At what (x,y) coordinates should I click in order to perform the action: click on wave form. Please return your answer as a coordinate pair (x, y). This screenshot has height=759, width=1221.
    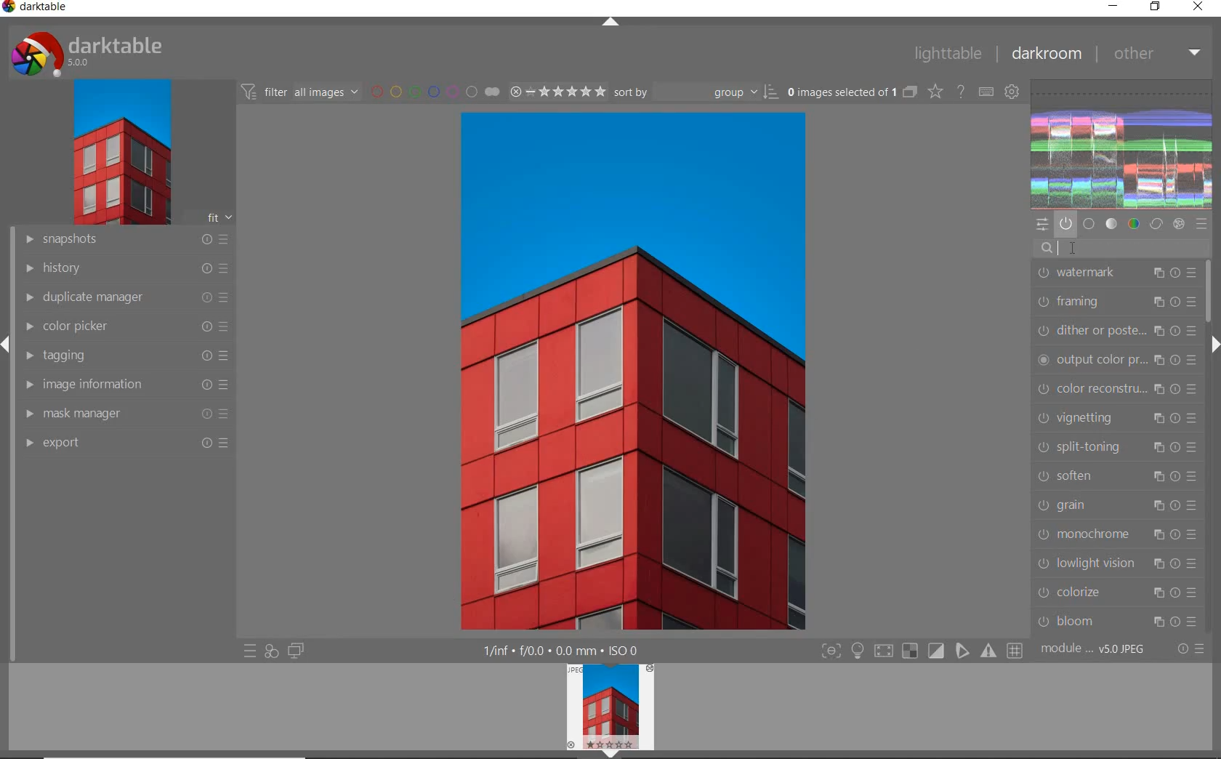
    Looking at the image, I should click on (1122, 144).